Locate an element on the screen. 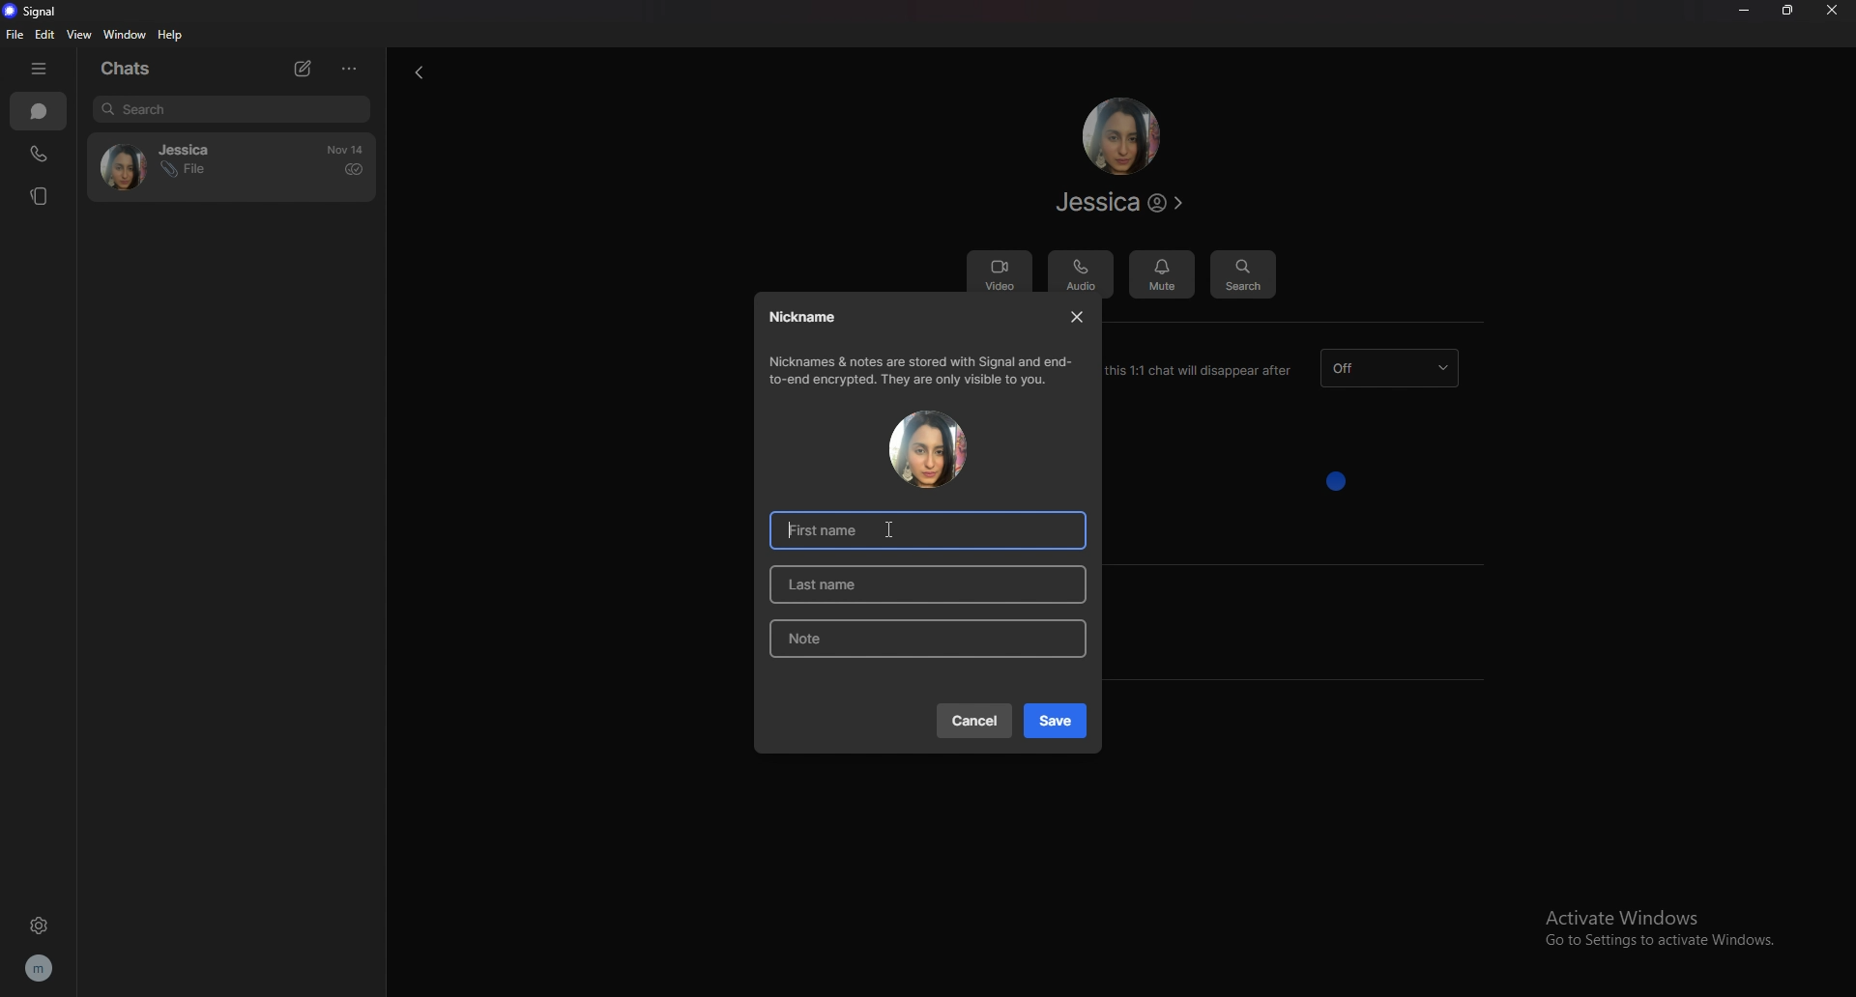 The height and width of the screenshot is (997, 1856). hide bar is located at coordinates (43, 68).